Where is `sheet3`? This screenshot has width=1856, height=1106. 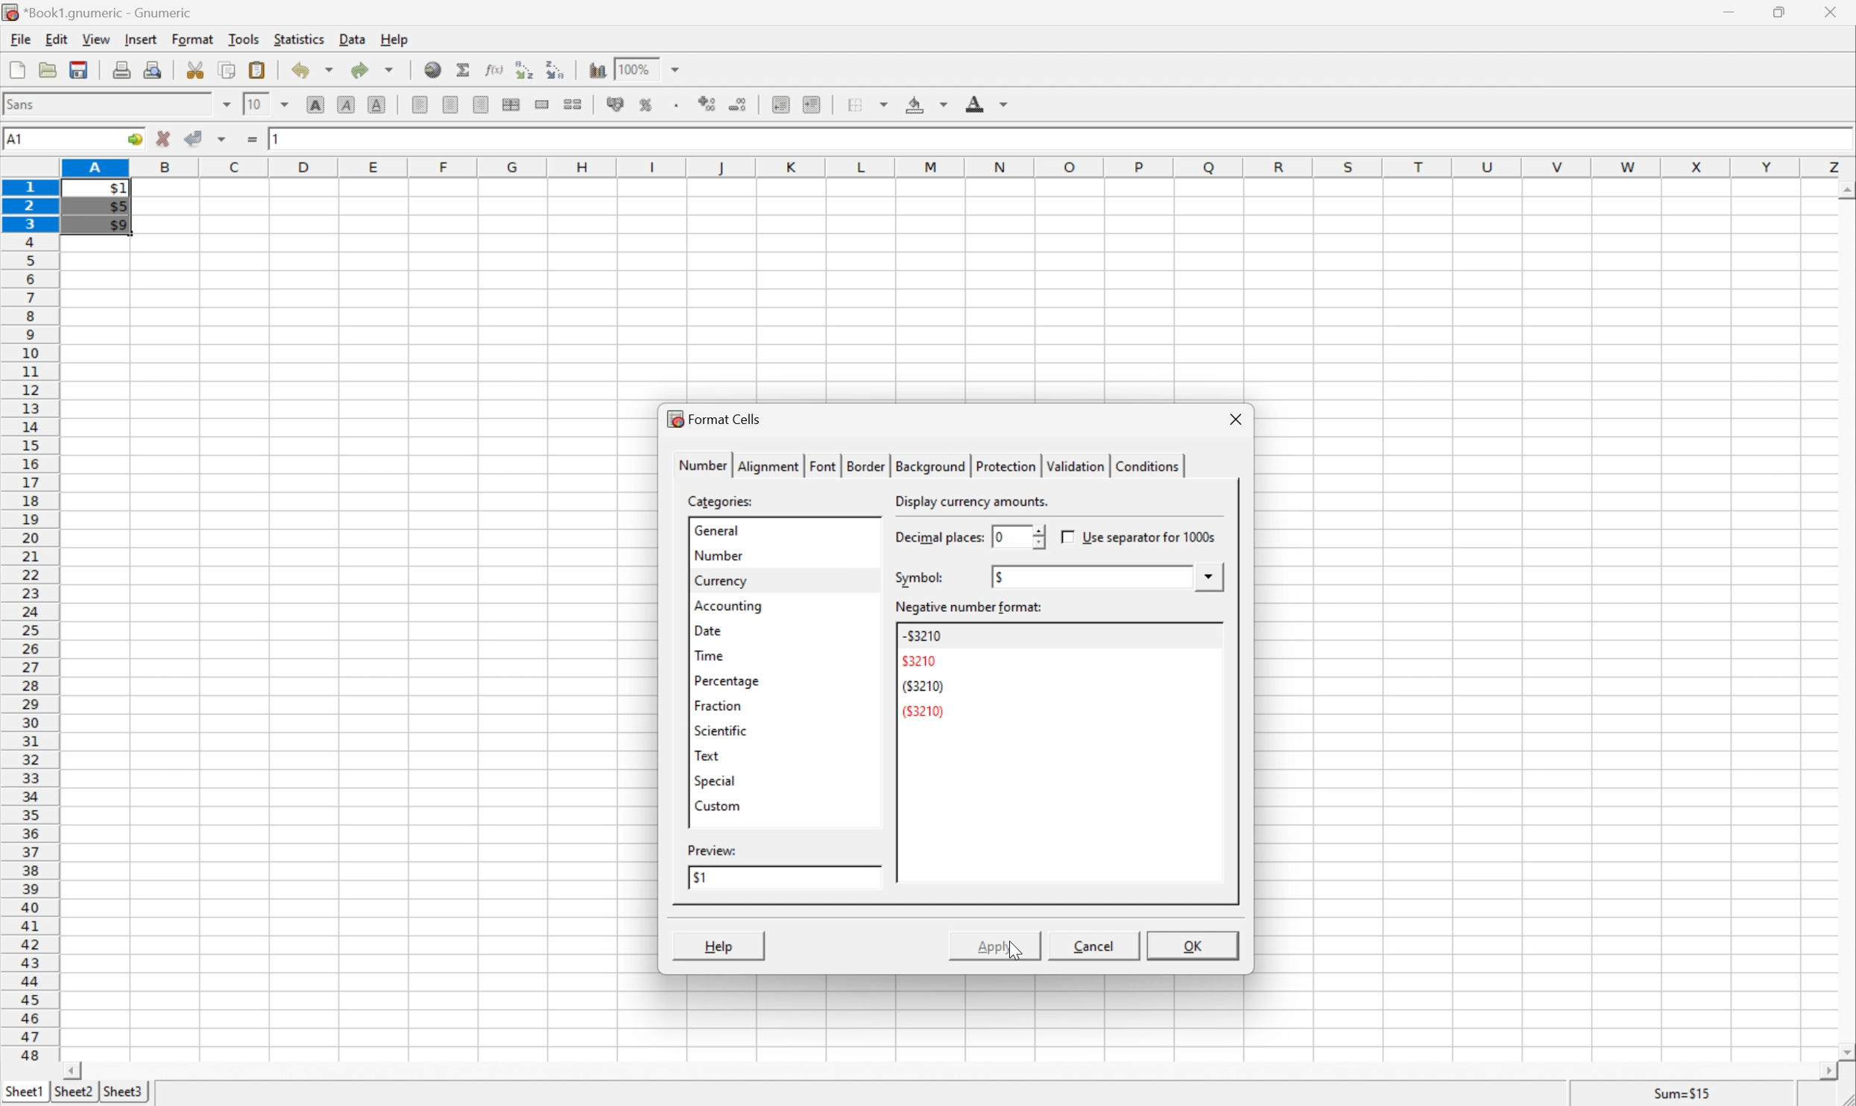 sheet3 is located at coordinates (122, 1093).